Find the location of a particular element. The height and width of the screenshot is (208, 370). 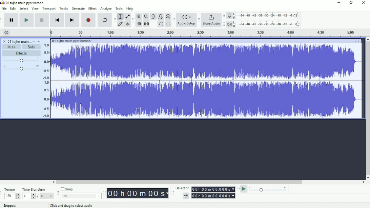

Silence audio selection is located at coordinates (147, 24).